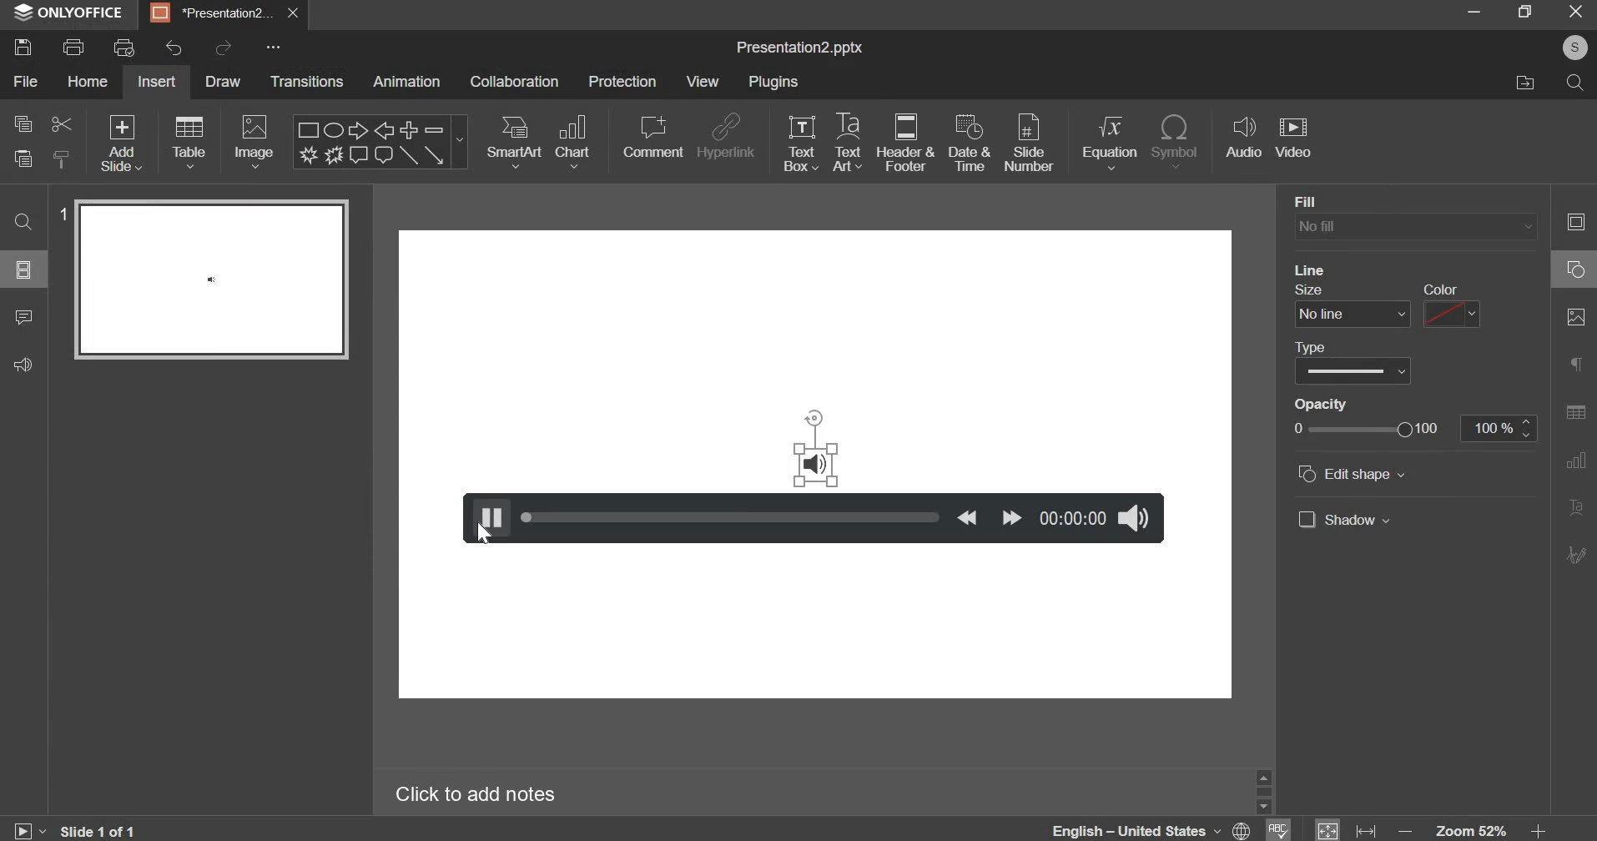  Describe the element at coordinates (1577, 317) in the screenshot. I see `image settings` at that location.